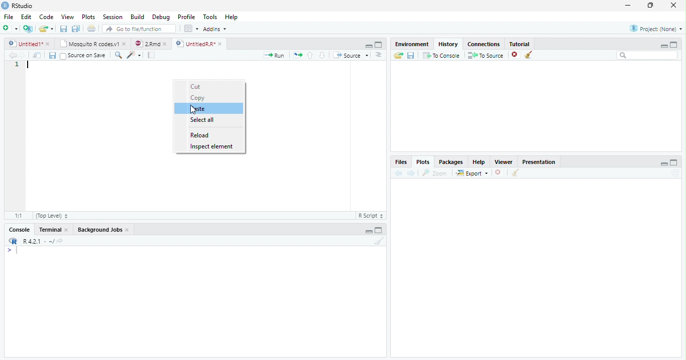  I want to click on Debug, so click(161, 17).